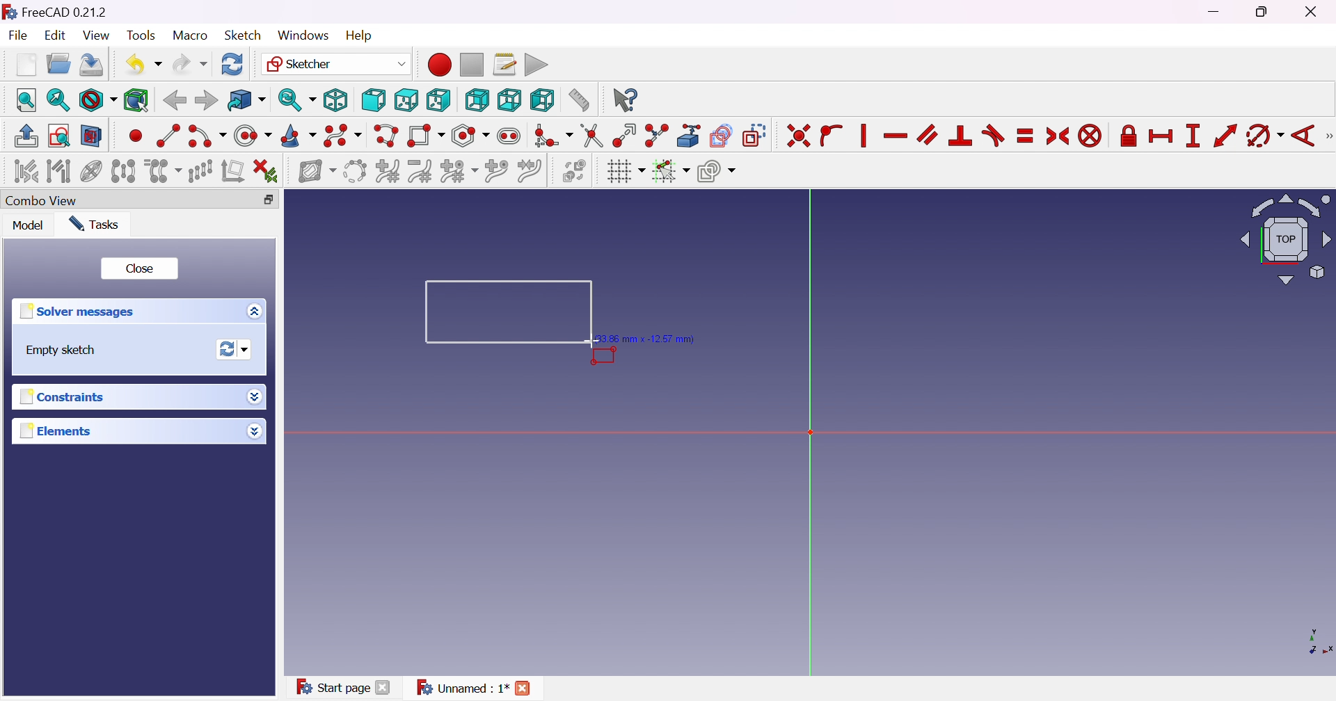 The width and height of the screenshot is (1336, 701). Describe the element at coordinates (26, 64) in the screenshot. I see `New` at that location.